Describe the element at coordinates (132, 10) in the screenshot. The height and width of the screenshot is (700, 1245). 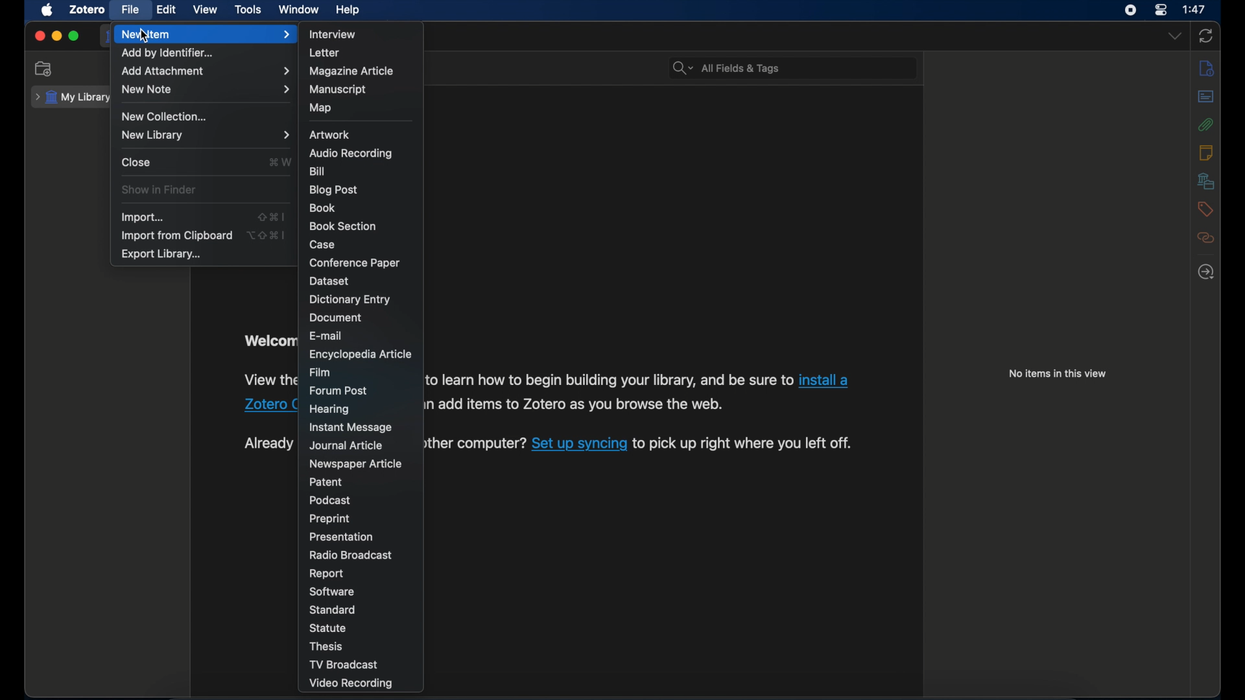
I see `file` at that location.